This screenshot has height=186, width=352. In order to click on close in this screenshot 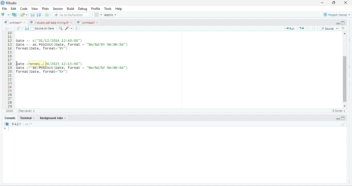, I will do `click(35, 119)`.